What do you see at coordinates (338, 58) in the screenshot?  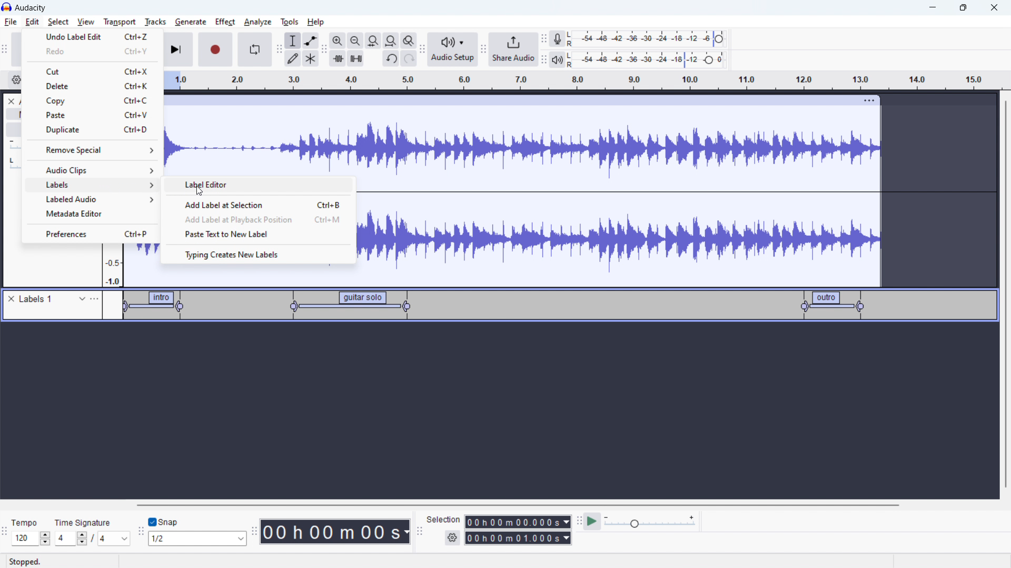 I see `trim audio outside selection` at bounding box center [338, 58].